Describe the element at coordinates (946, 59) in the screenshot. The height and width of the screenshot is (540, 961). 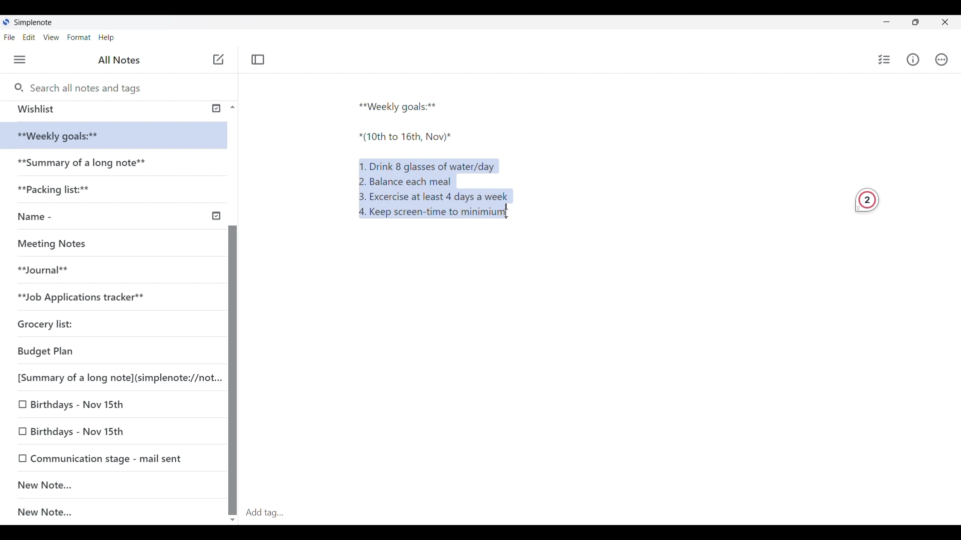
I see `Actions` at that location.